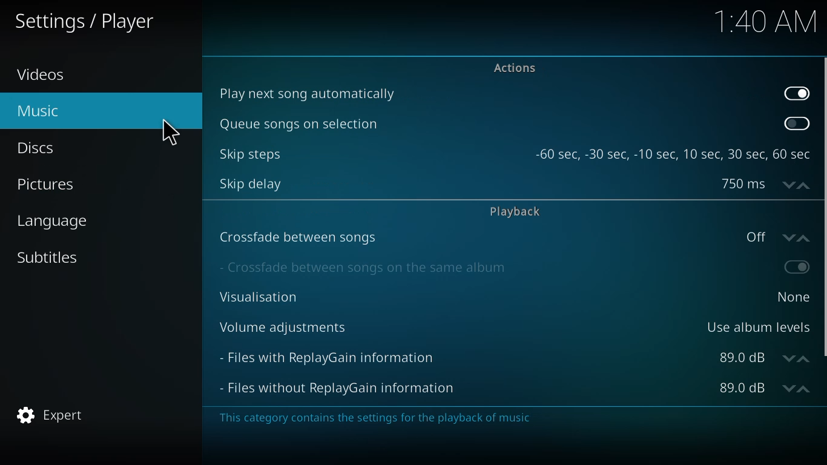 This screenshot has height=465, width=827. Describe the element at coordinates (249, 154) in the screenshot. I see `skip steps` at that location.